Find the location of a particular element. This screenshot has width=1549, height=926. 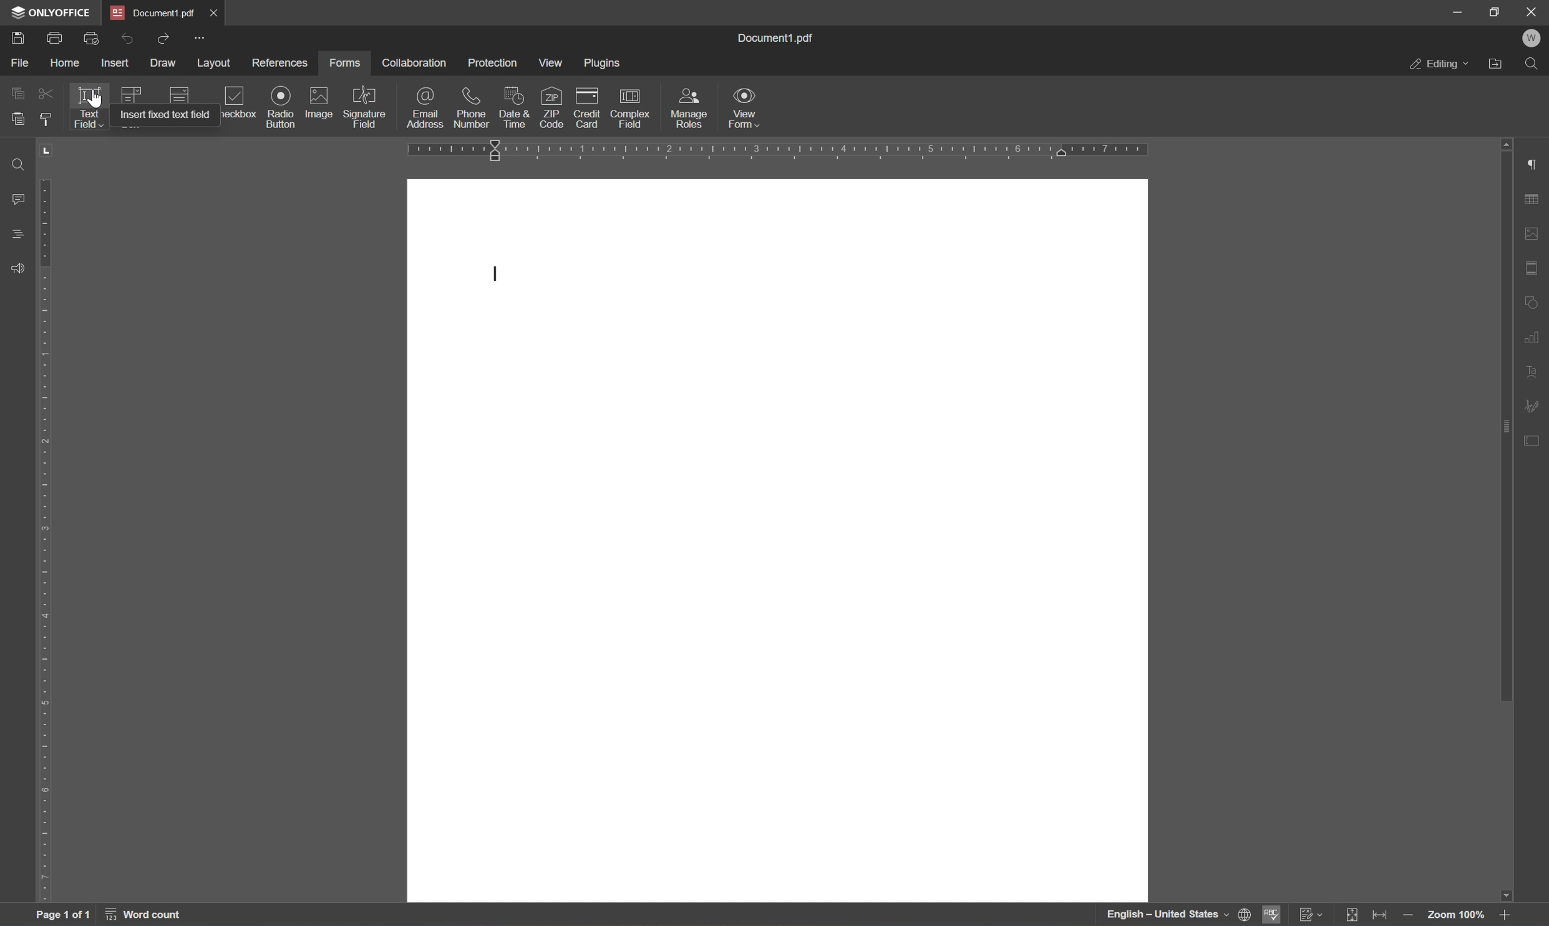

text art settings is located at coordinates (1533, 374).